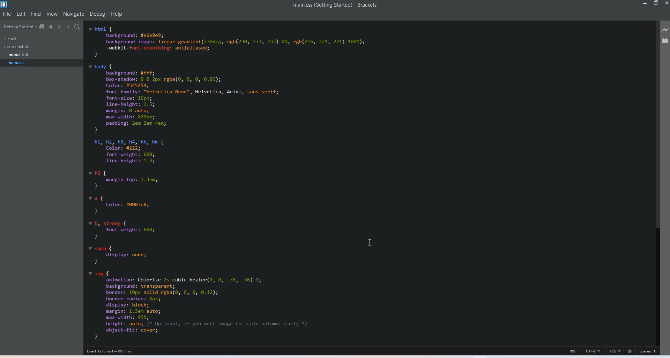 The image size is (670, 358). I want to click on View in Tree file, so click(43, 27).